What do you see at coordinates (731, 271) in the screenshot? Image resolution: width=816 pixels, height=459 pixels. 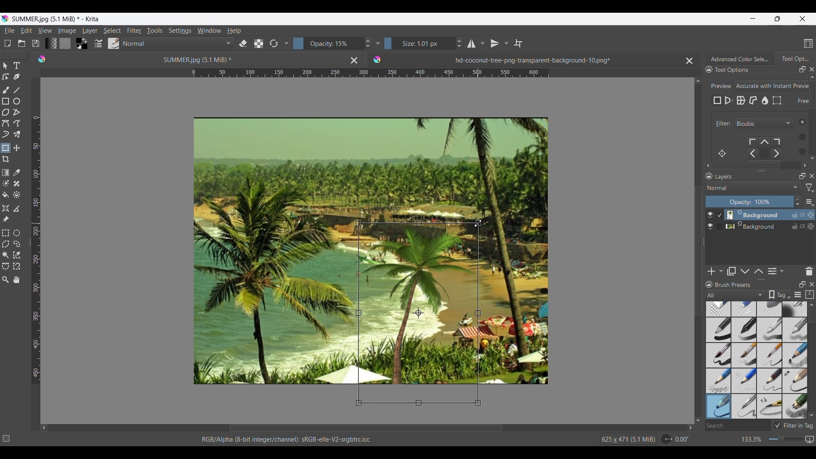 I see `Duplicate layer/mask` at bounding box center [731, 271].